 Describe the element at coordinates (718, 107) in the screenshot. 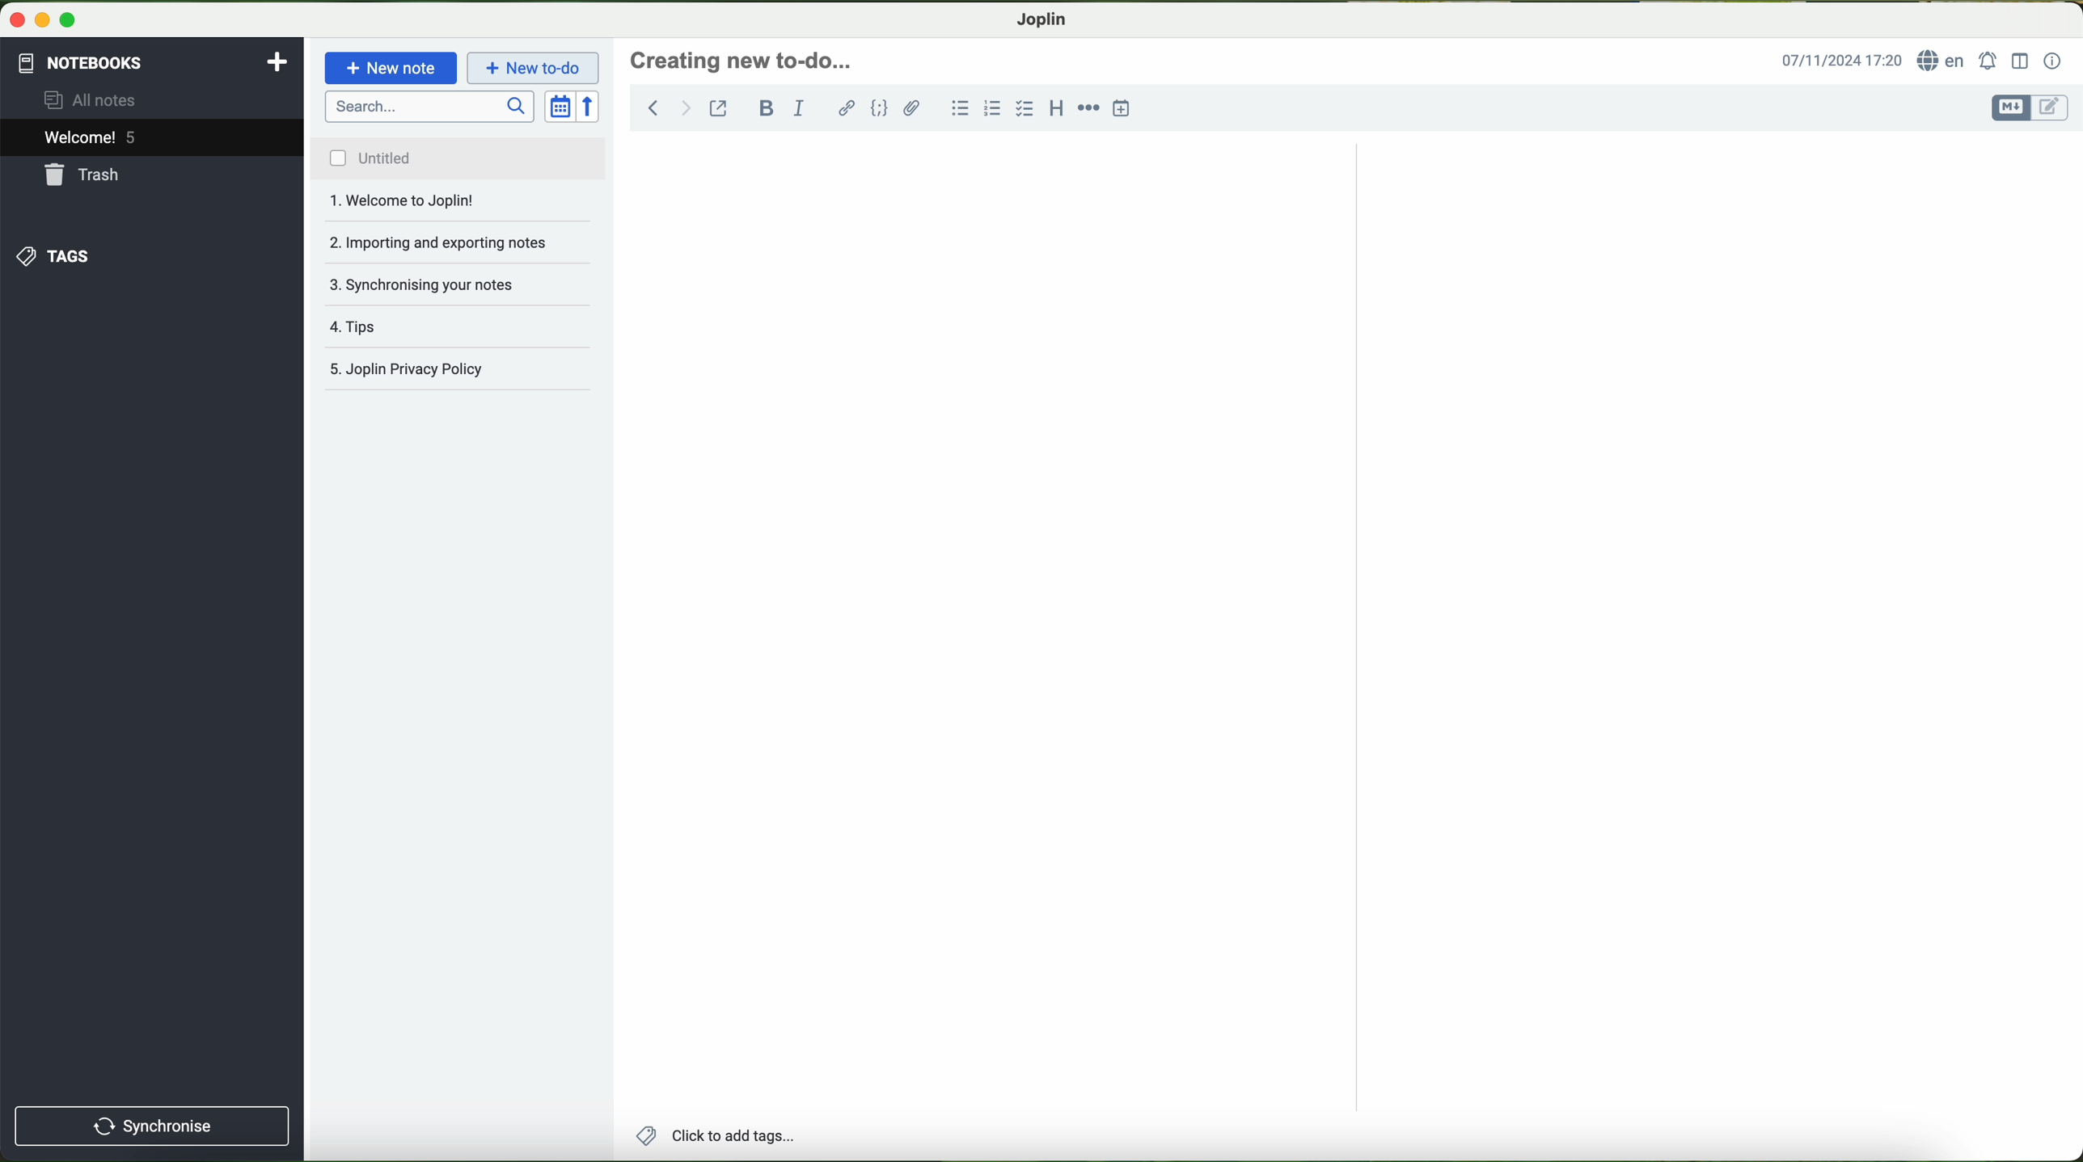

I see `toggle external editing` at that location.